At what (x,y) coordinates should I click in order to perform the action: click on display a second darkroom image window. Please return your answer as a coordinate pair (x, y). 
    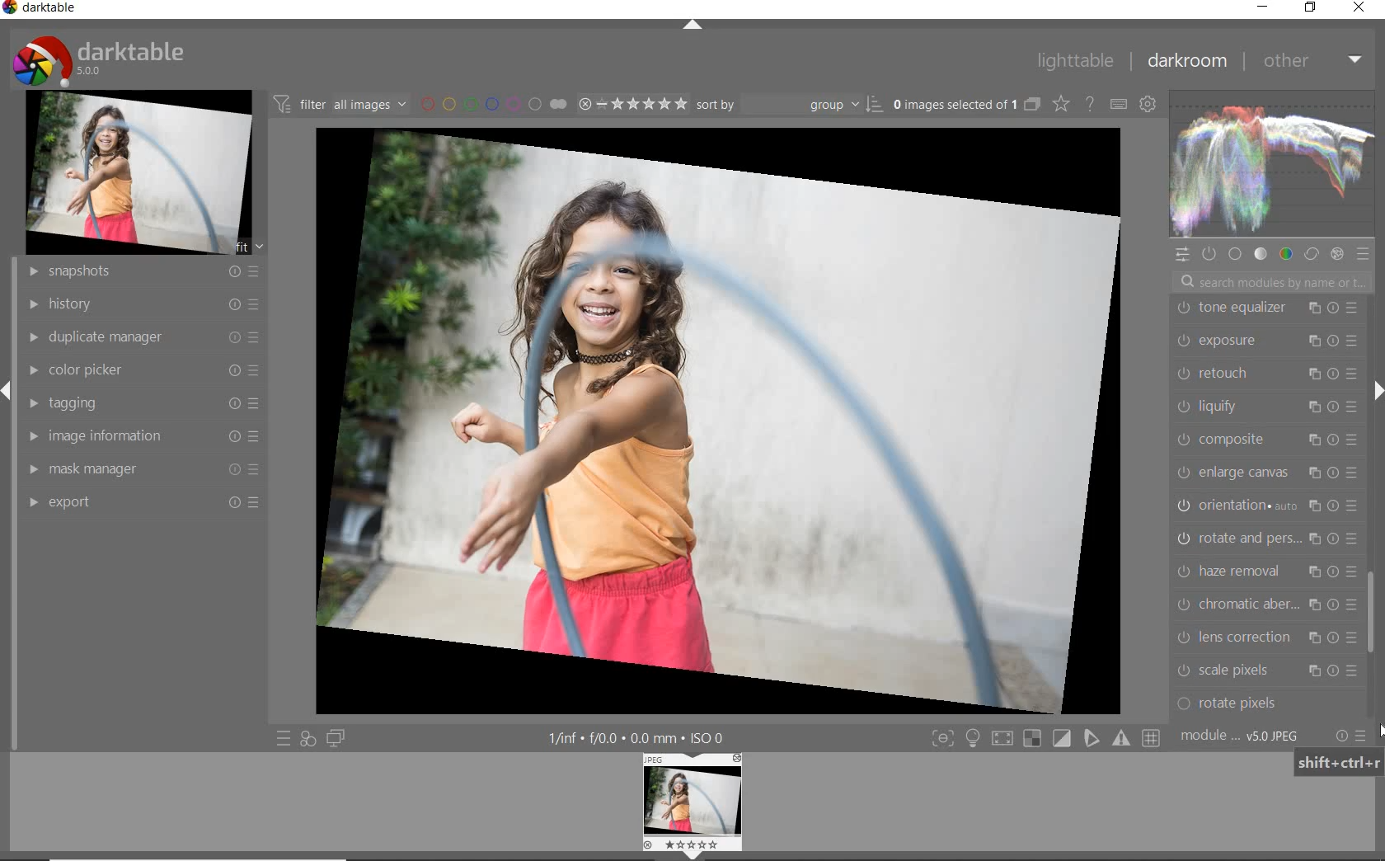
    Looking at the image, I should click on (335, 739).